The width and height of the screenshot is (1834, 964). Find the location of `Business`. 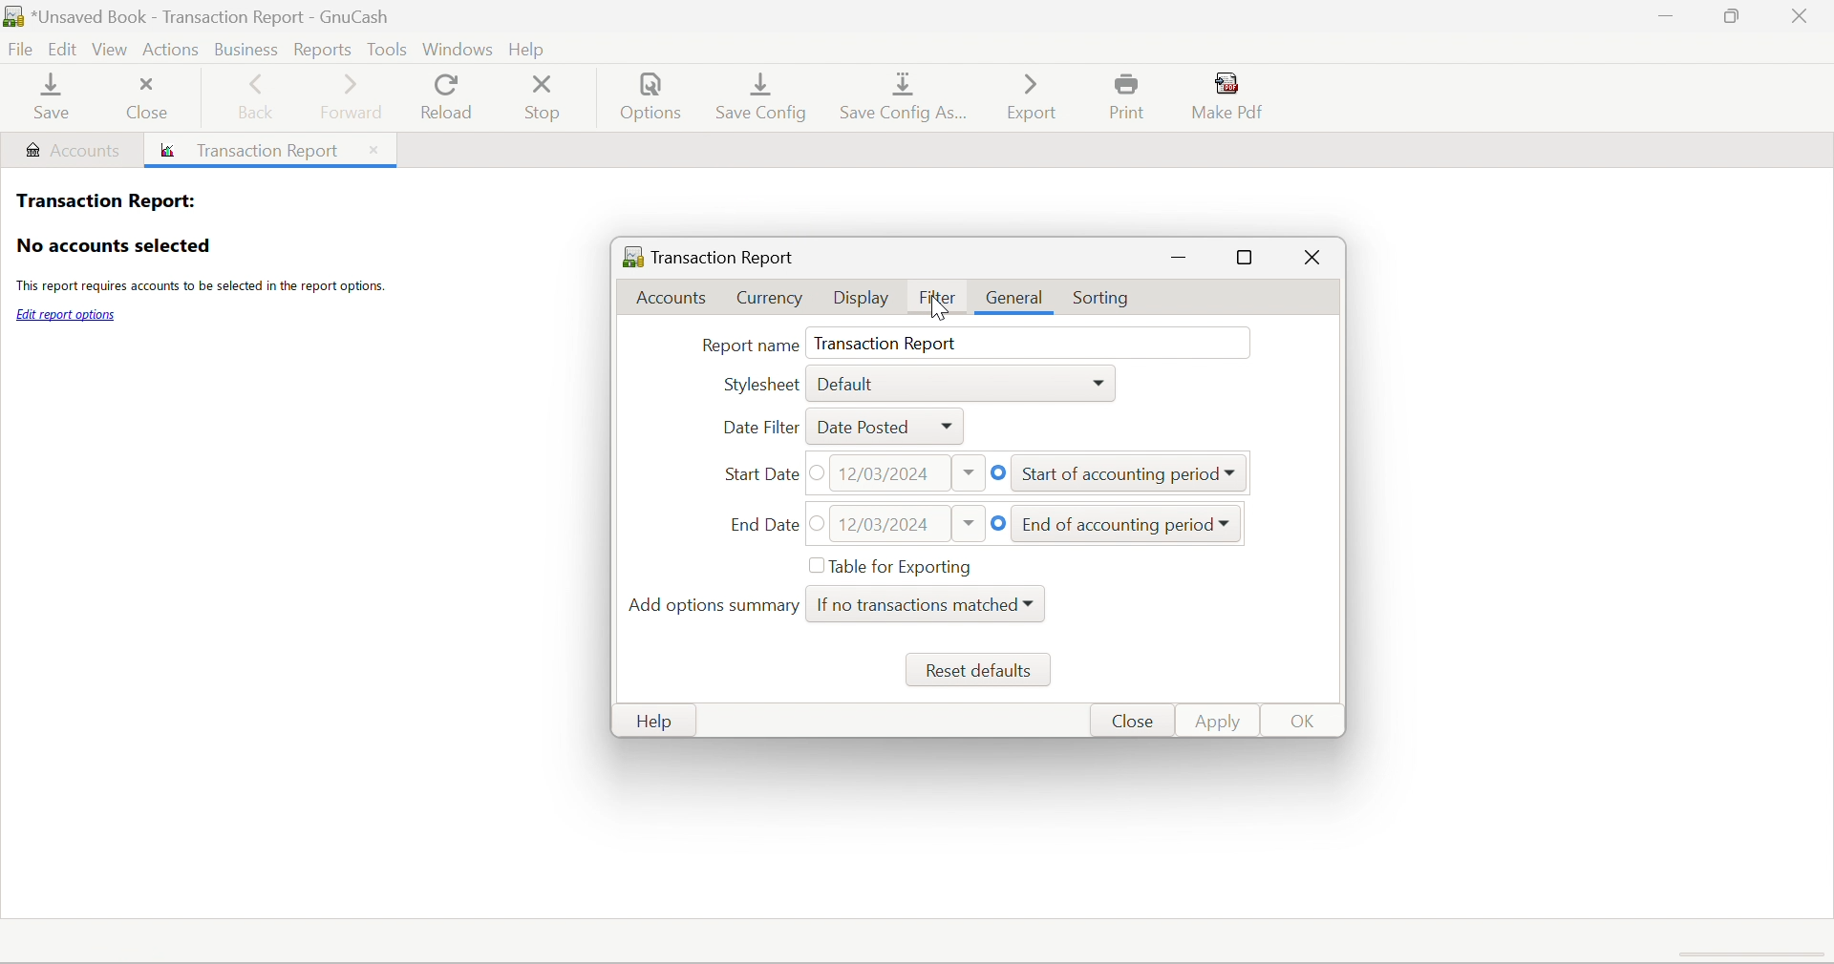

Business is located at coordinates (244, 48).